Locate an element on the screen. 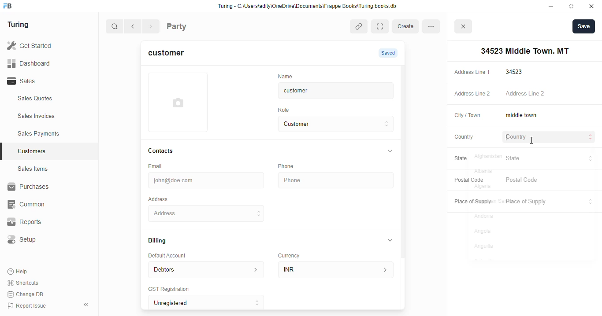 Image resolution: width=602 pixels, height=316 pixels. customer is located at coordinates (171, 54).